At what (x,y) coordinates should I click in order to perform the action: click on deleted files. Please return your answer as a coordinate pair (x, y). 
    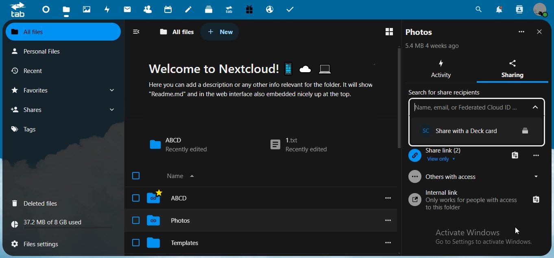
    Looking at the image, I should click on (37, 204).